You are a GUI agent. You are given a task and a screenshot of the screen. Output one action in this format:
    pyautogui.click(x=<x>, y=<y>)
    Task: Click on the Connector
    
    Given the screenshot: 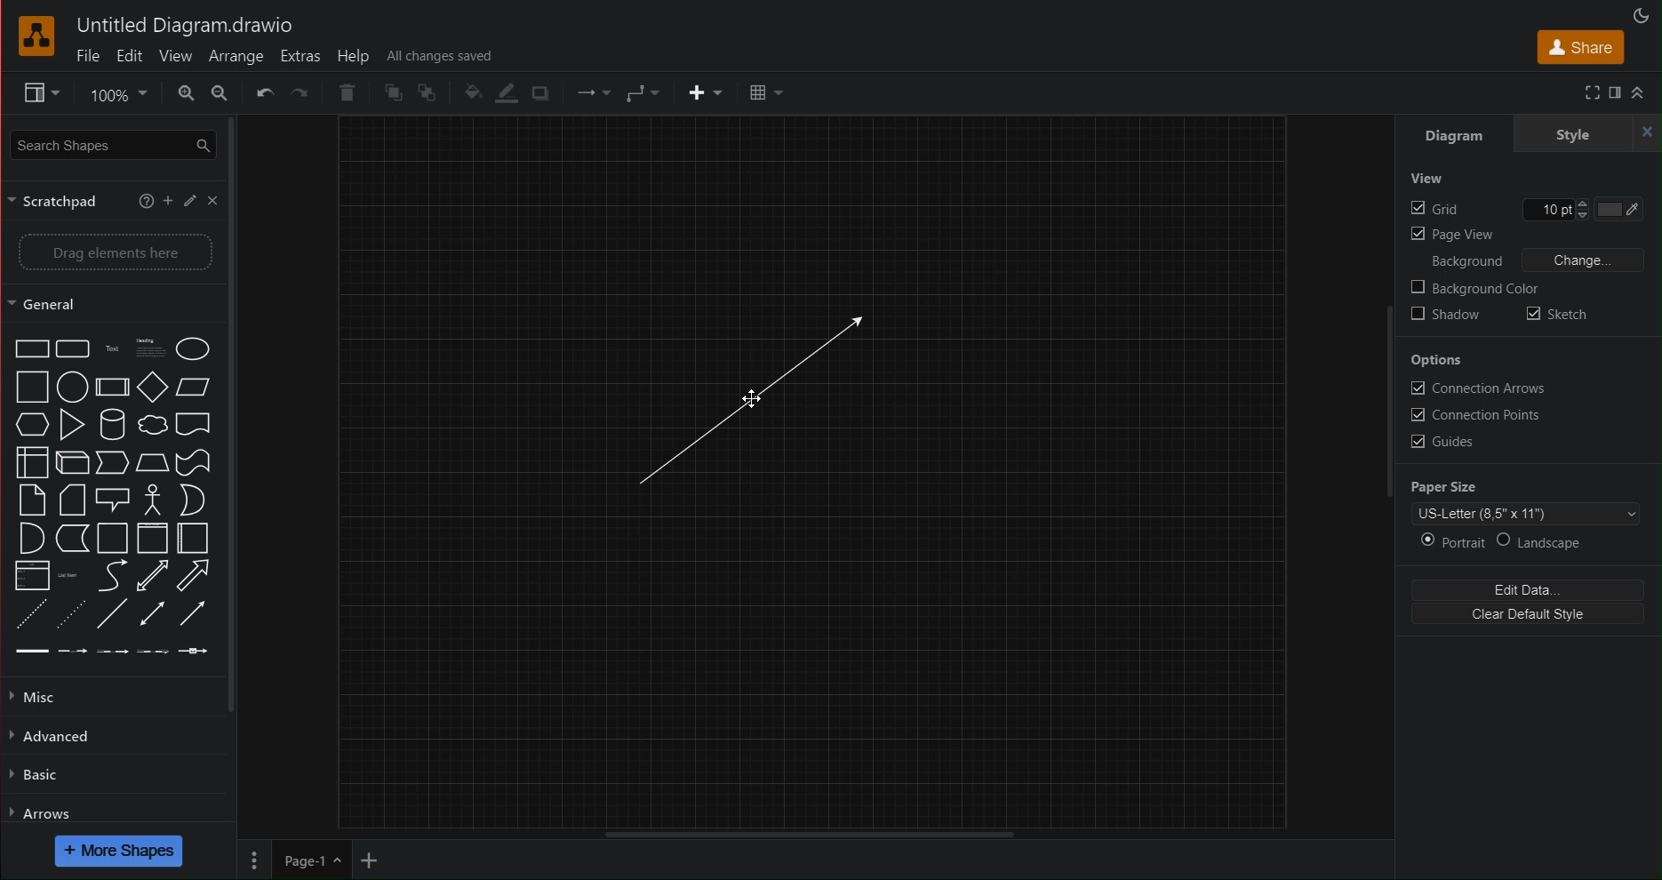 What is the action you would take?
    pyautogui.click(x=643, y=93)
    